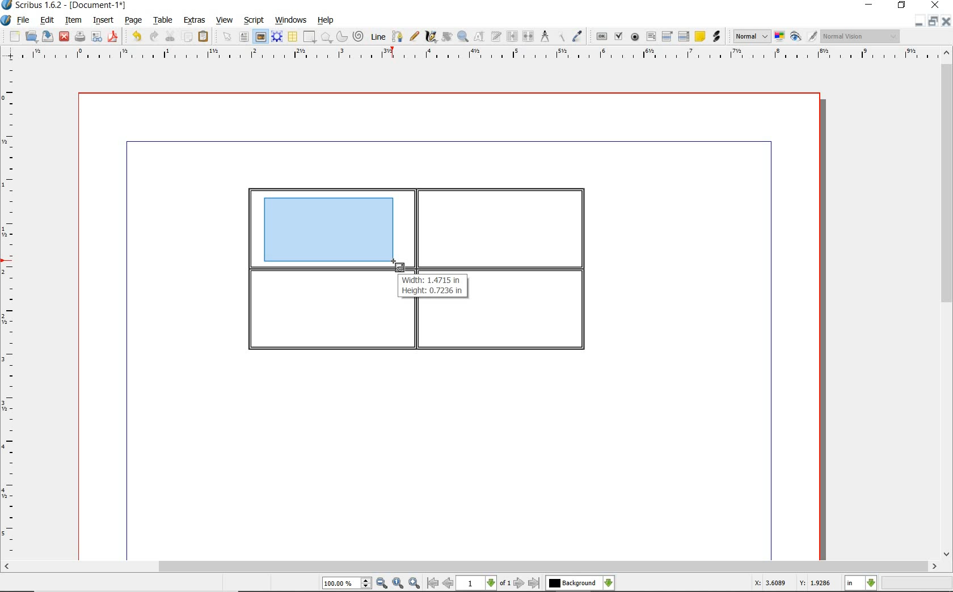 This screenshot has height=592, width=953. Describe the element at coordinates (479, 37) in the screenshot. I see `edit contents of frame` at that location.